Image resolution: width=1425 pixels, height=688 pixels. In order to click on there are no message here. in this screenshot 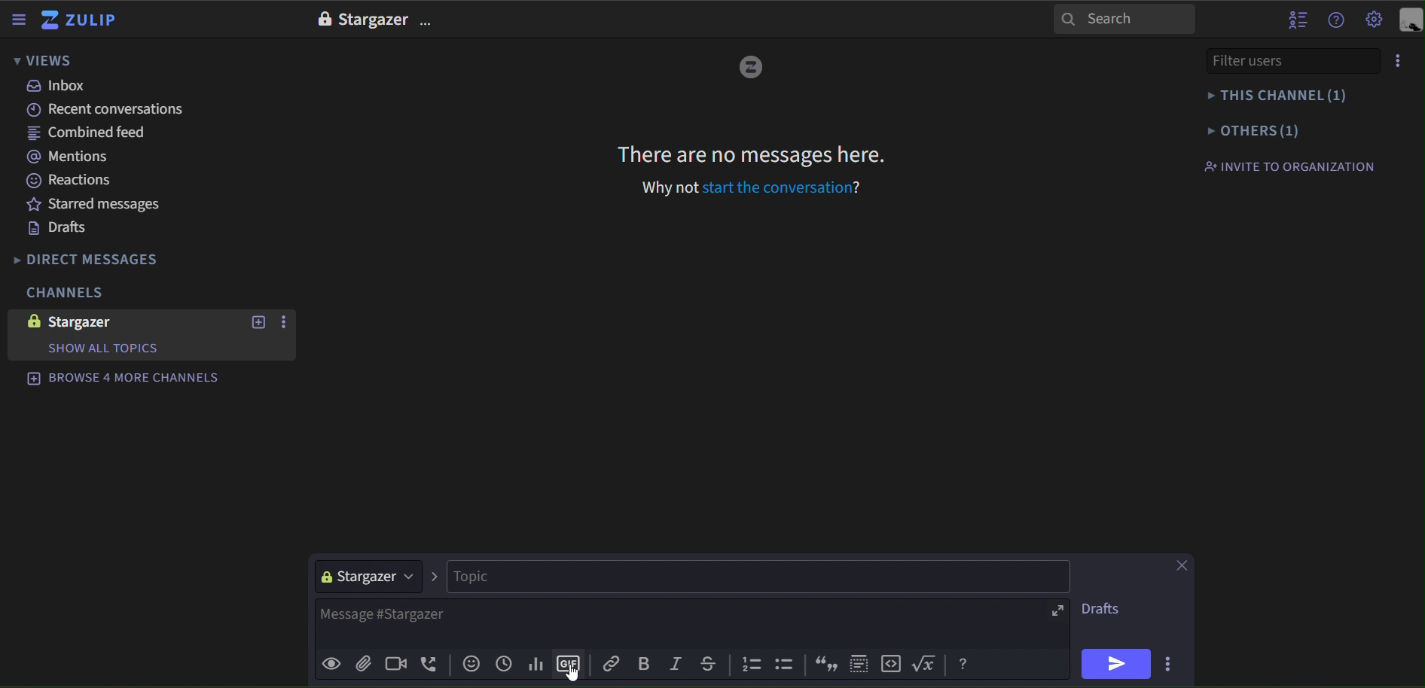, I will do `click(752, 154)`.